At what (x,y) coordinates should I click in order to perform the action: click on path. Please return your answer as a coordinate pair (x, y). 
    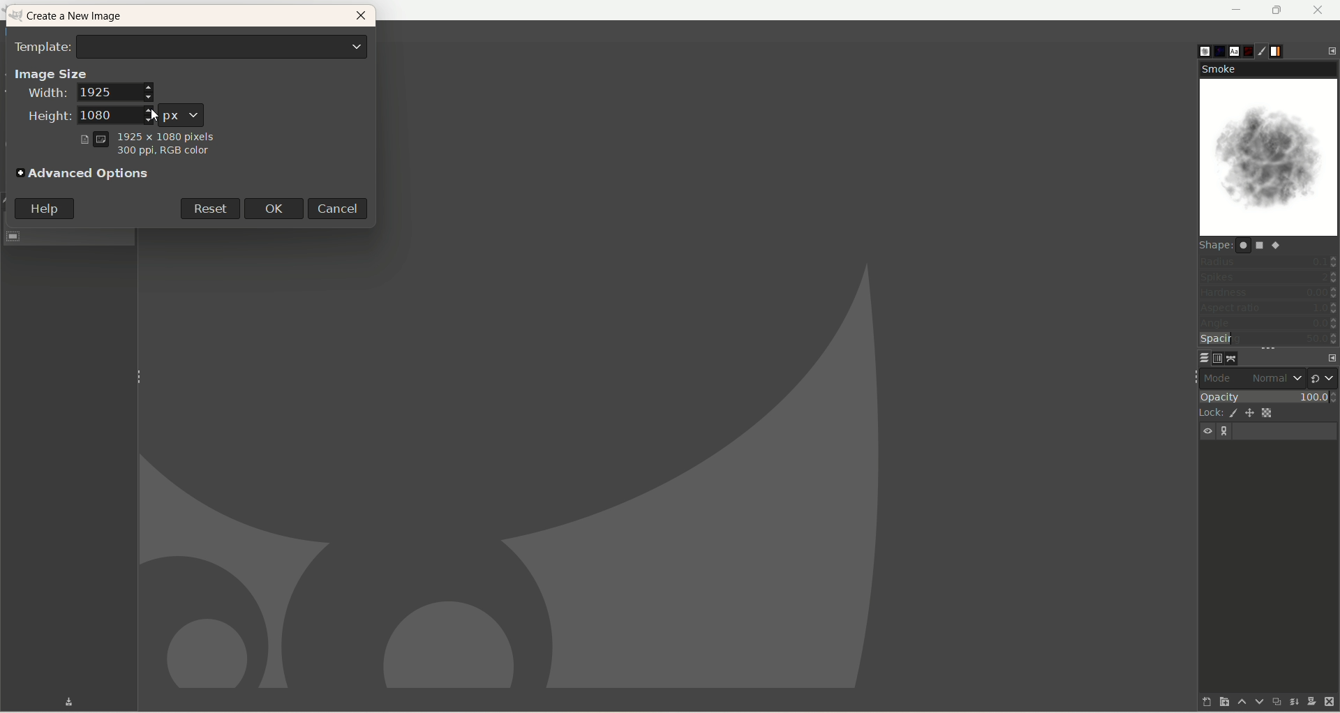
    Looking at the image, I should click on (1233, 358).